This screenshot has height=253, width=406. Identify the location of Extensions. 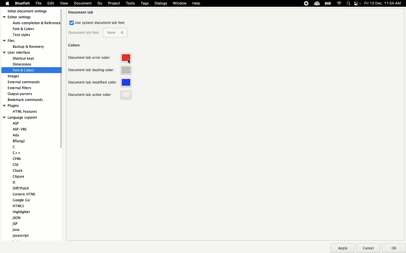
(311, 3).